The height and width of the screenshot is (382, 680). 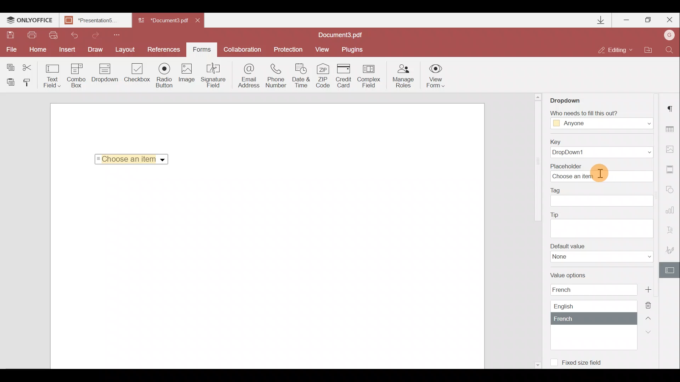 I want to click on Email address, so click(x=249, y=77).